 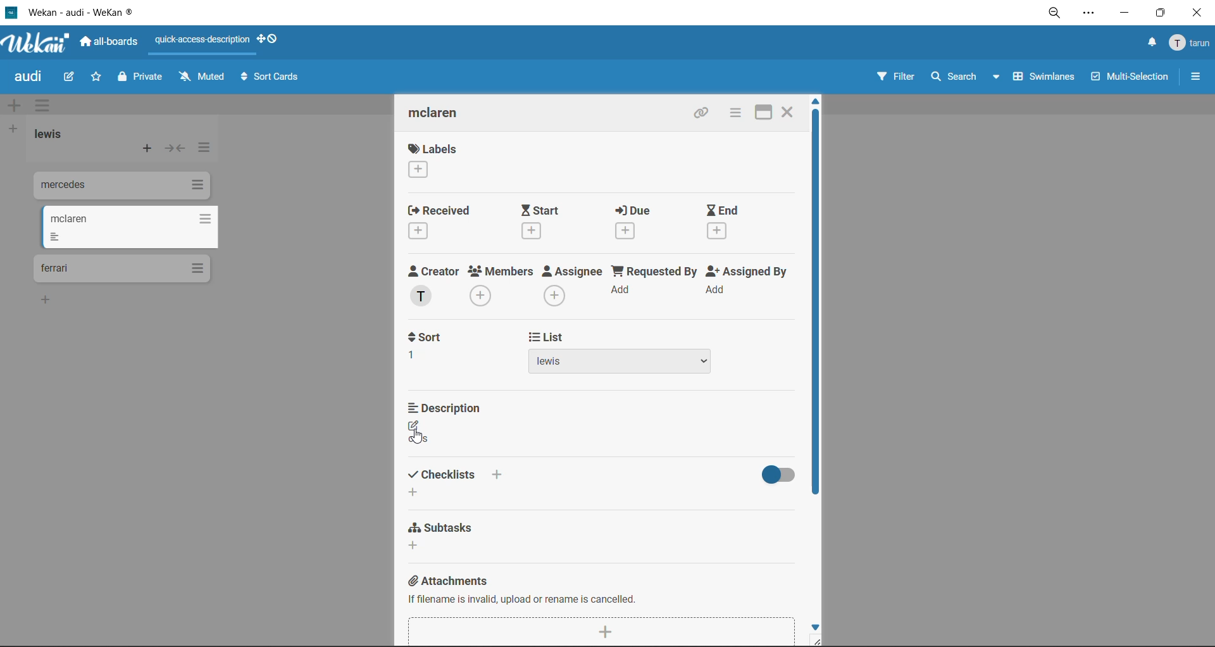 What do you see at coordinates (704, 114) in the screenshot?
I see `copy link` at bounding box center [704, 114].